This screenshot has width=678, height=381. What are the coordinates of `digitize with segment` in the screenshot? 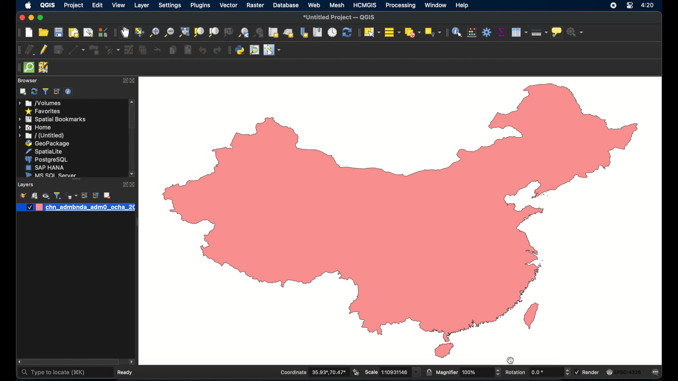 It's located at (77, 50).